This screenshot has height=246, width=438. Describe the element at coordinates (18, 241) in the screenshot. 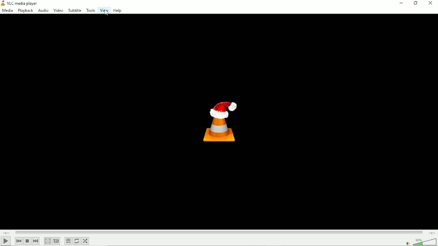

I see `Previous` at that location.